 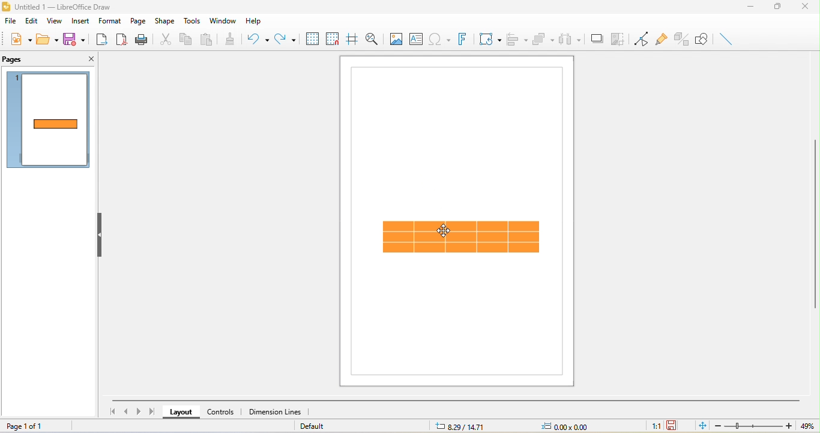 What do you see at coordinates (56, 6) in the screenshot?
I see `Untitled 1 — LibreOffice Draw` at bounding box center [56, 6].